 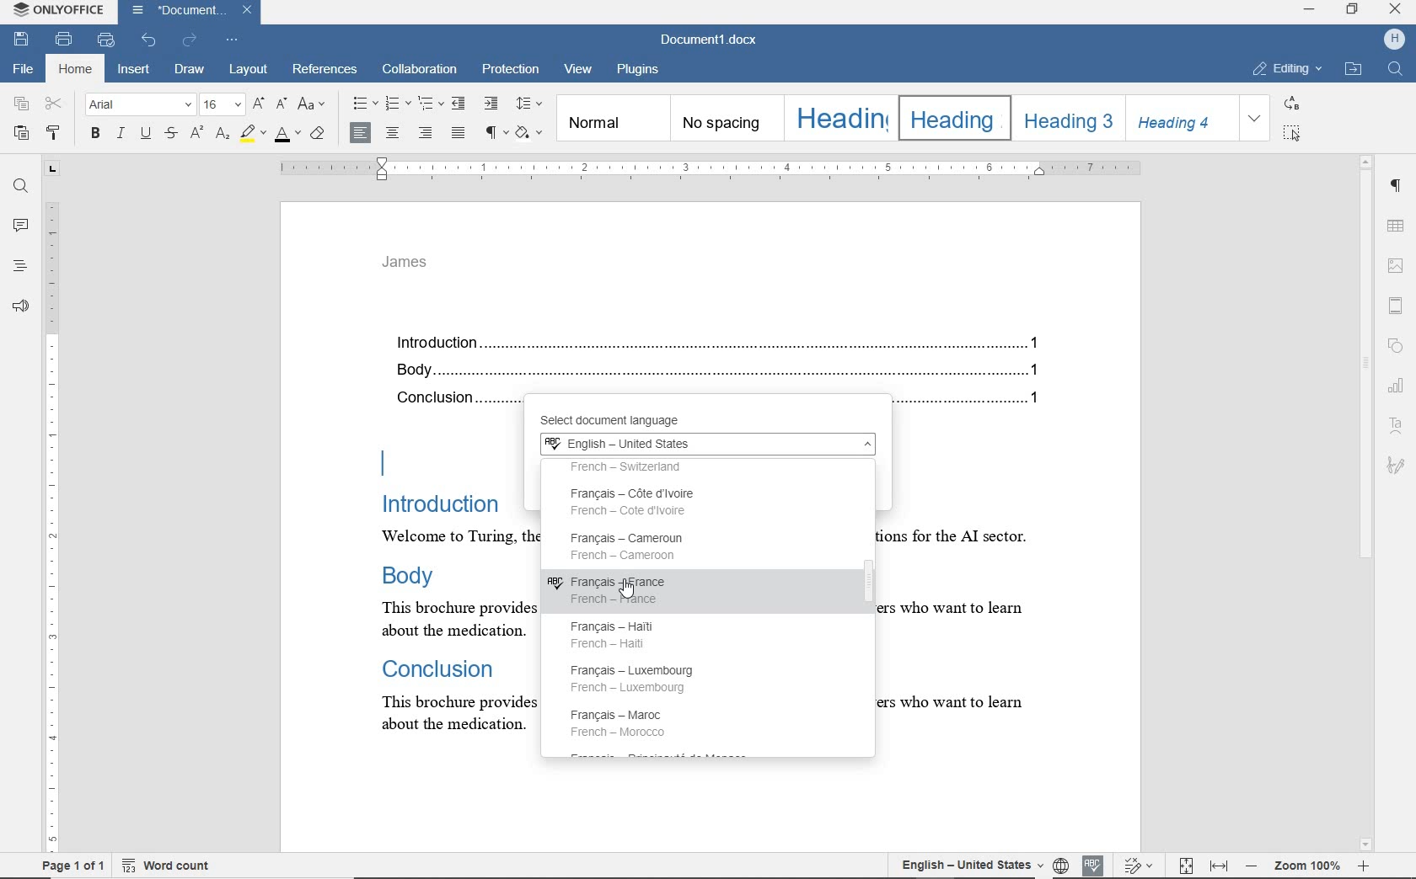 What do you see at coordinates (725, 119) in the screenshot?
I see `no spacing` at bounding box center [725, 119].